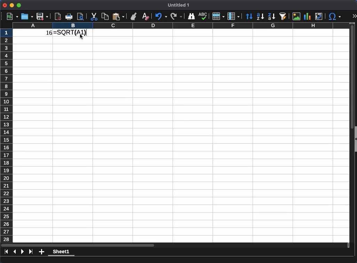 This screenshot has height=263, width=357. What do you see at coordinates (15, 252) in the screenshot?
I see `previous sheet` at bounding box center [15, 252].